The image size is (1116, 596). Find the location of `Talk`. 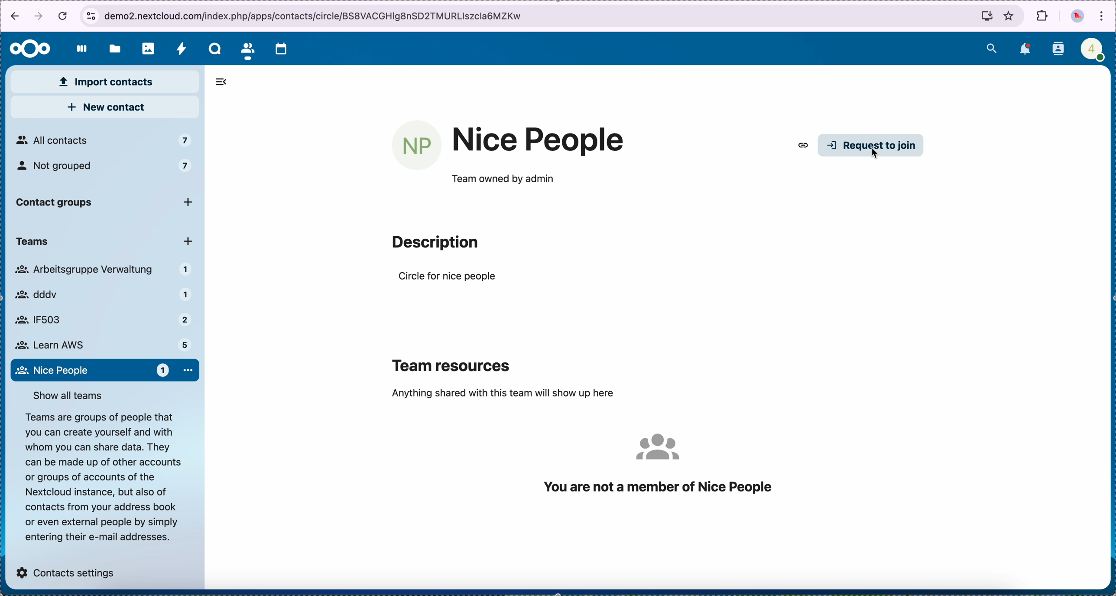

Talk is located at coordinates (213, 49).